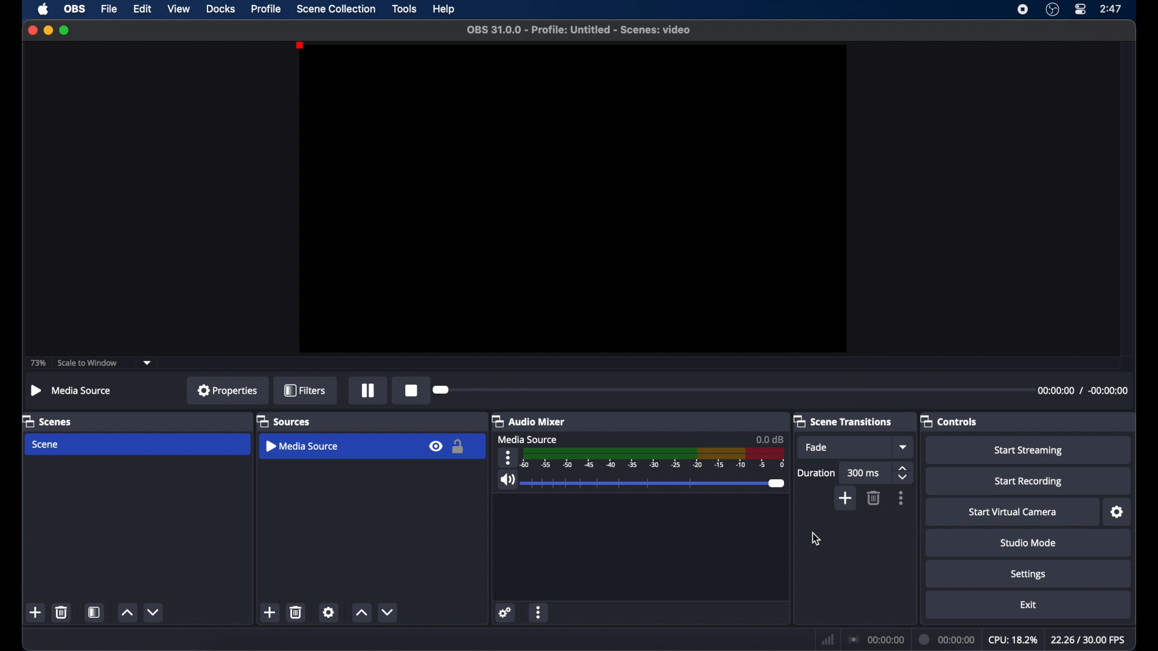  I want to click on slider, so click(656, 483).